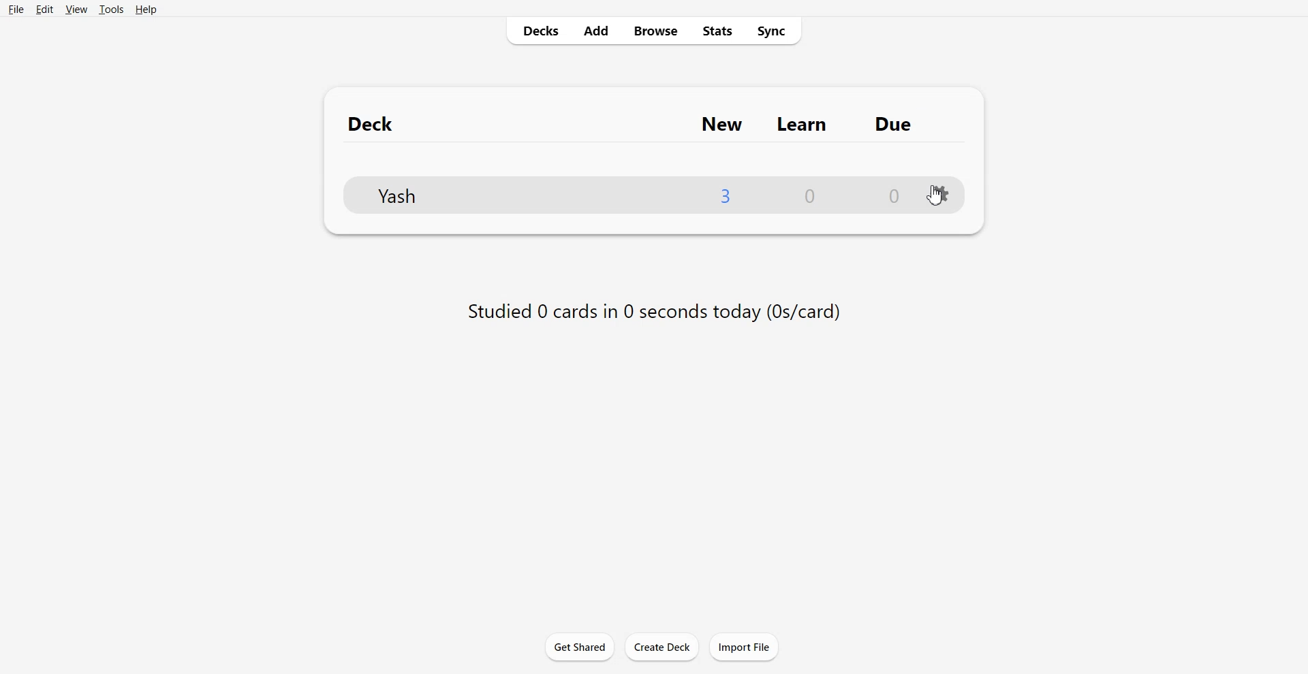 The width and height of the screenshot is (1308, 674). I want to click on Browse, so click(655, 31).